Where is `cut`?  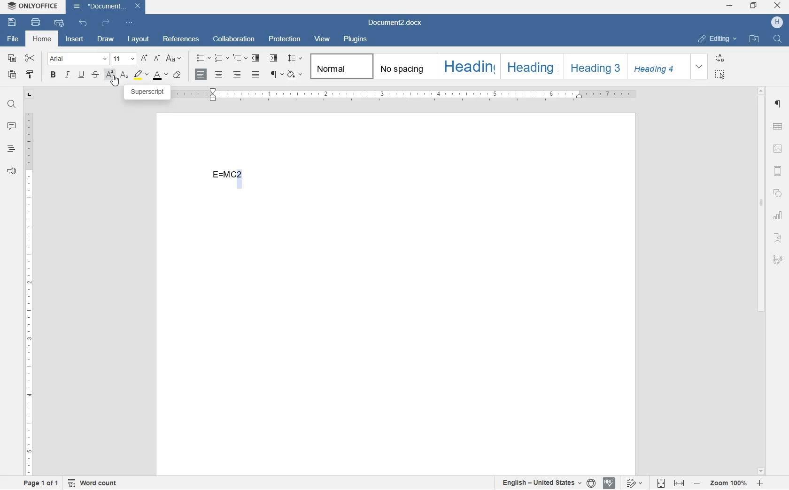
cut is located at coordinates (31, 57).